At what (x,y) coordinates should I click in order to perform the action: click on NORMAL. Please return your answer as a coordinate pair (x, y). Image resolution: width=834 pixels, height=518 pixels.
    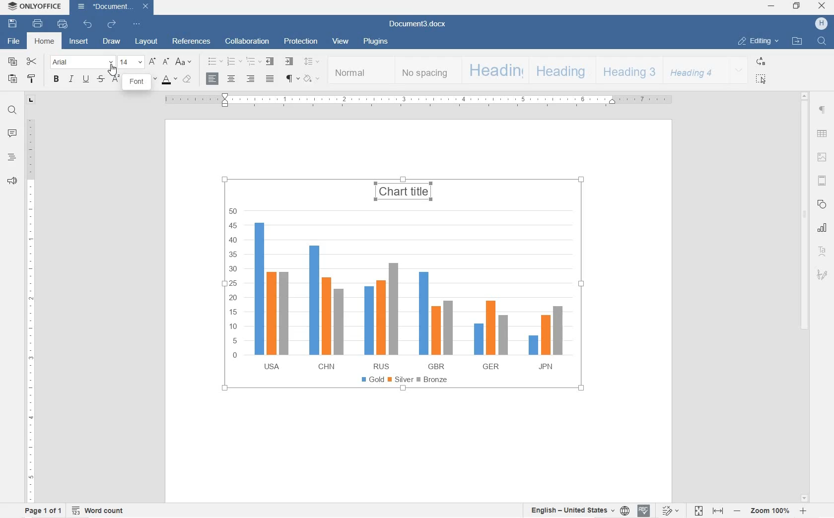
    Looking at the image, I should click on (361, 70).